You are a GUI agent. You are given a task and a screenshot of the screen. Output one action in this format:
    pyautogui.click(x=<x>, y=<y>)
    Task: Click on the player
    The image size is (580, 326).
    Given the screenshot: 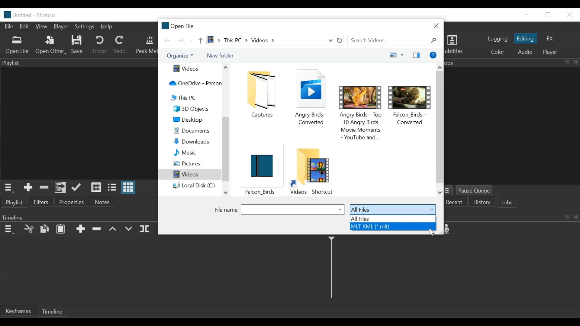 What is the action you would take?
    pyautogui.click(x=552, y=53)
    